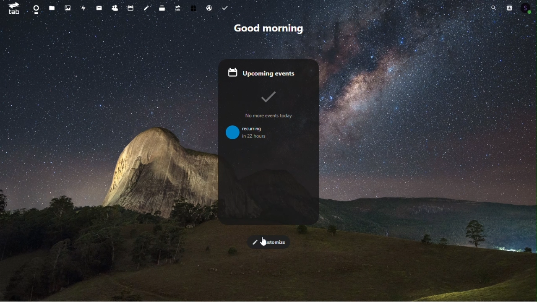  What do you see at coordinates (194, 7) in the screenshot?
I see `Free trial` at bounding box center [194, 7].